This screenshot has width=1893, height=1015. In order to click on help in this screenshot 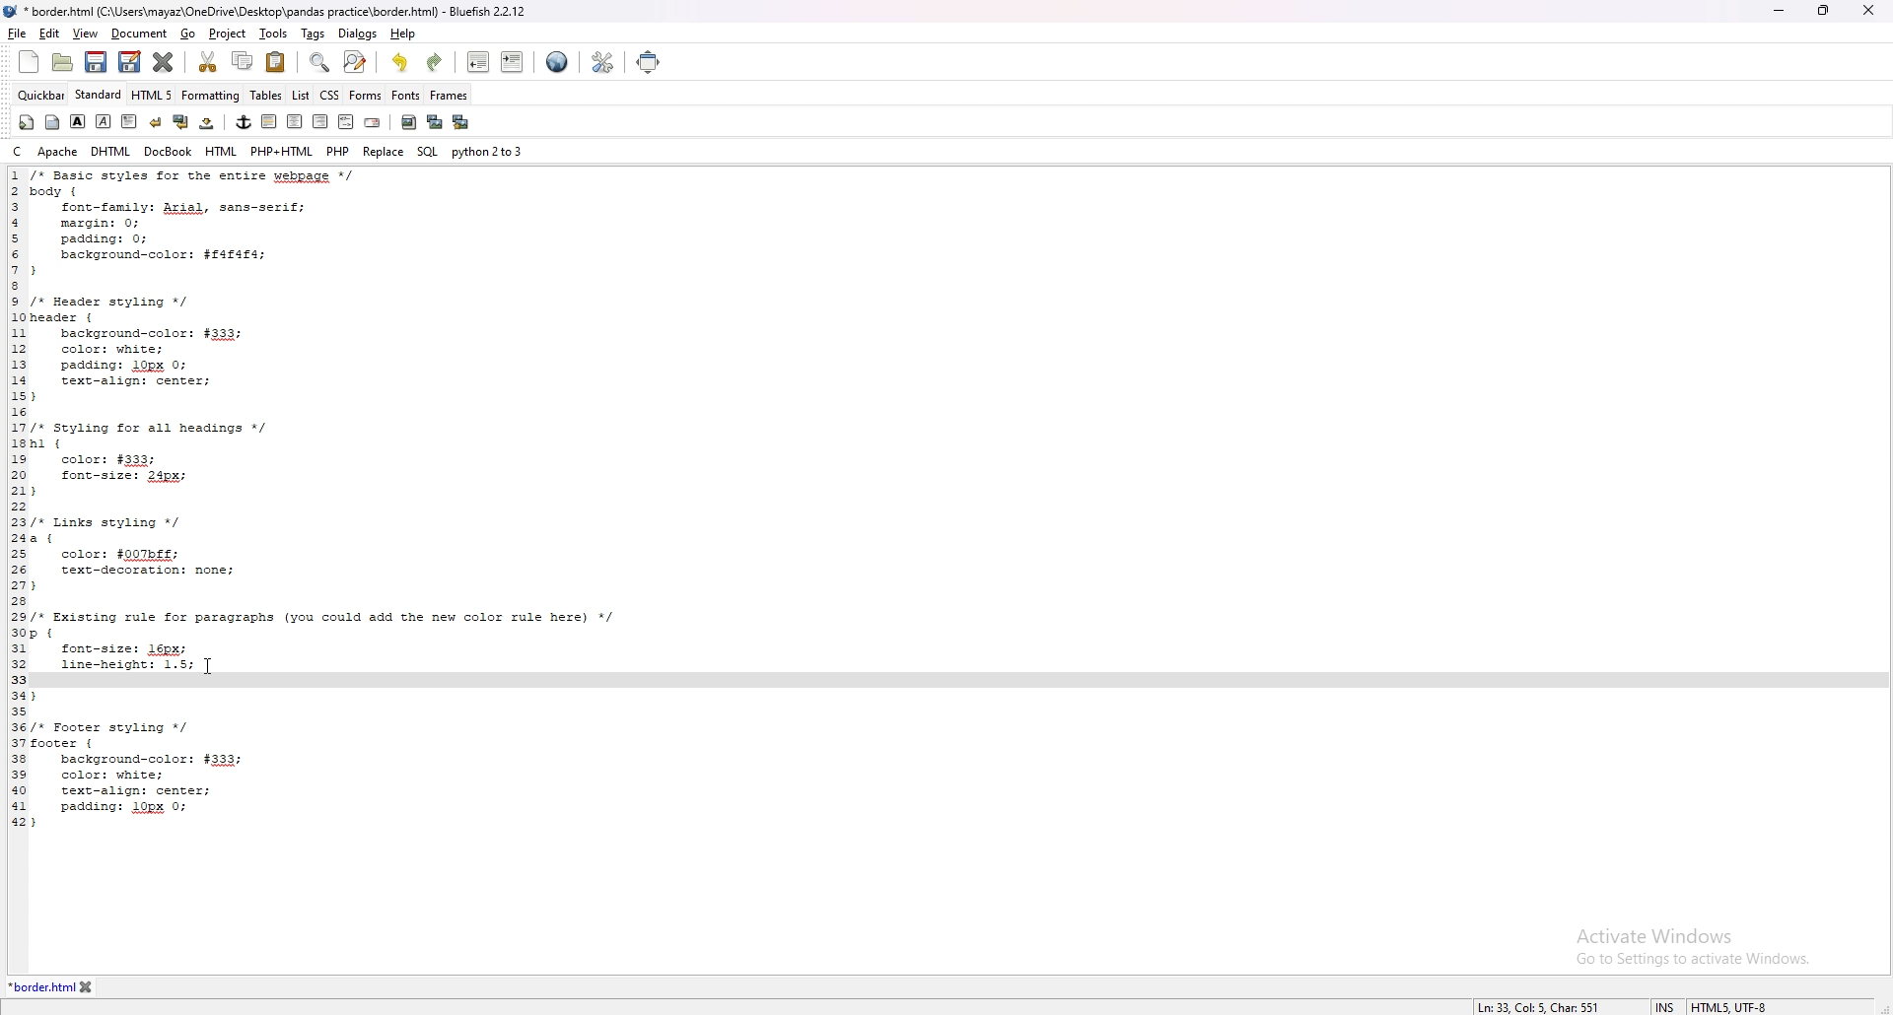, I will do `click(402, 34)`.